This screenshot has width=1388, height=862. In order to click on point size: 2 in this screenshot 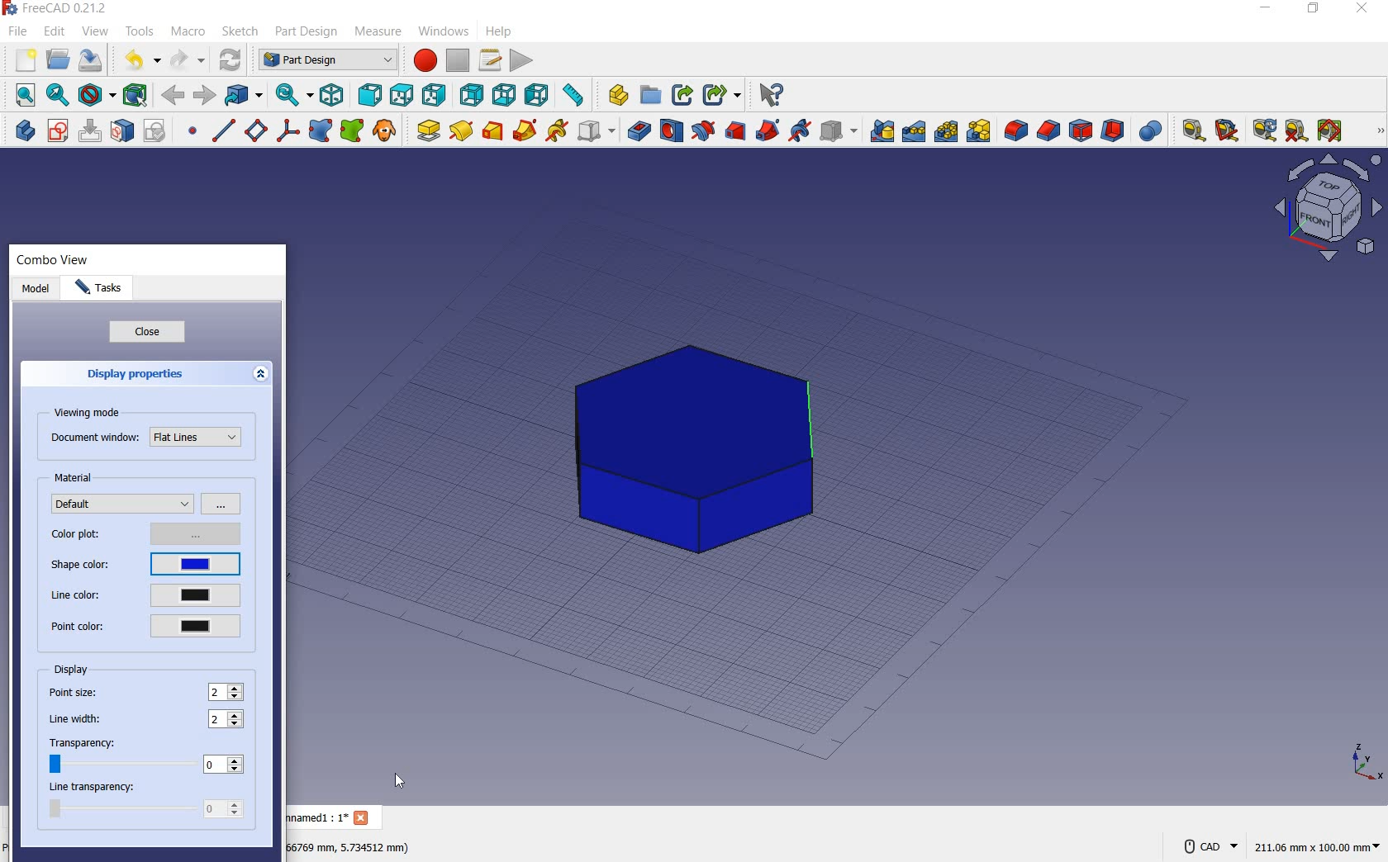, I will do `click(224, 691)`.